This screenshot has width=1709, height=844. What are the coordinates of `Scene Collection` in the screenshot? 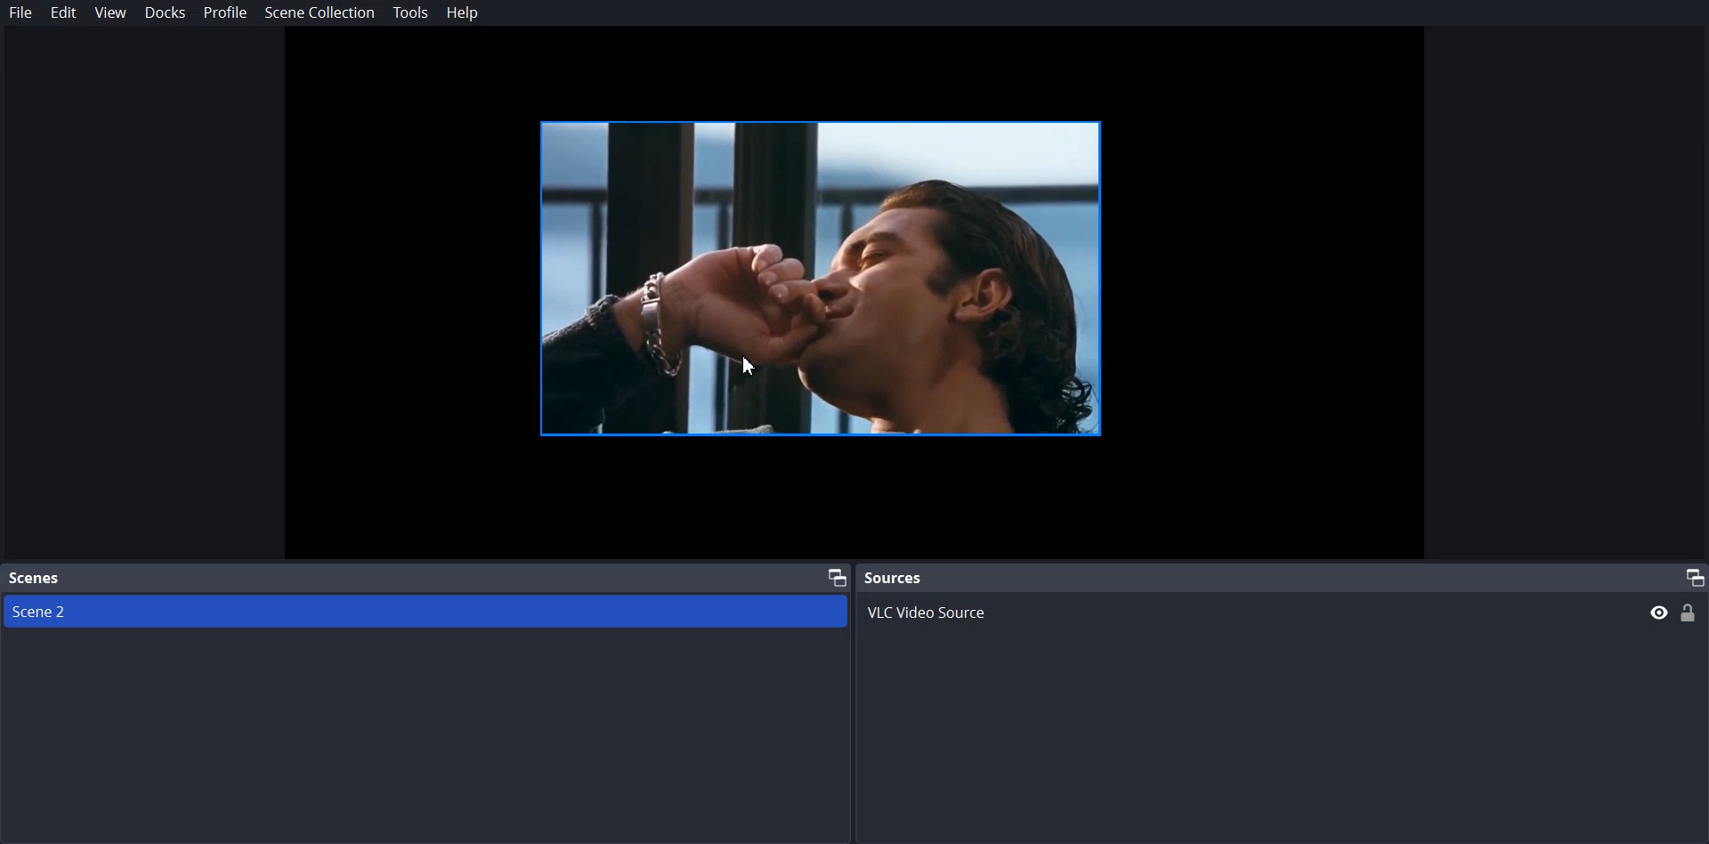 It's located at (320, 13).